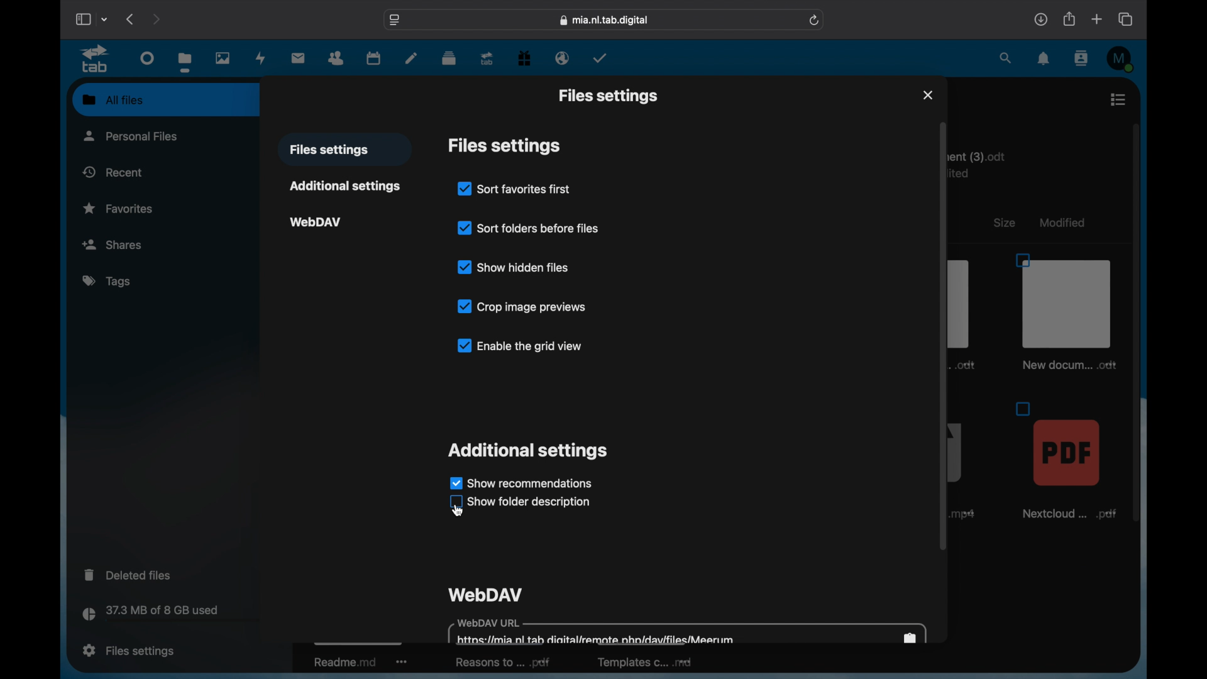  Describe the element at coordinates (1096, 19) in the screenshot. I see `new tab` at that location.